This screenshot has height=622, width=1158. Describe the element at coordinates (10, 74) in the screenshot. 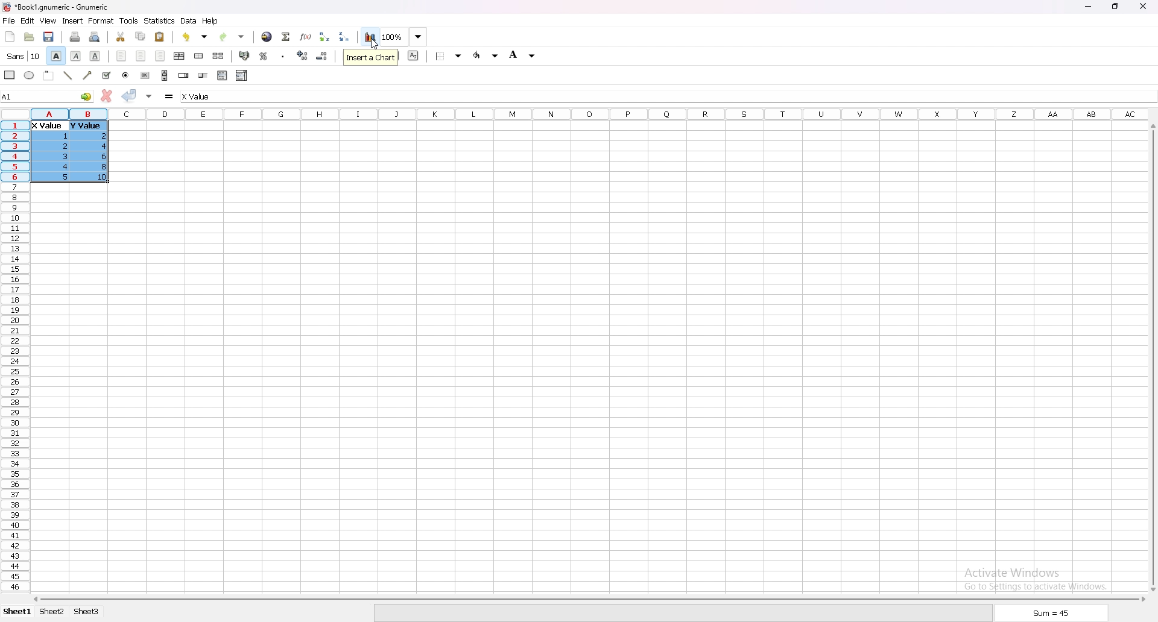

I see `rectangle` at that location.